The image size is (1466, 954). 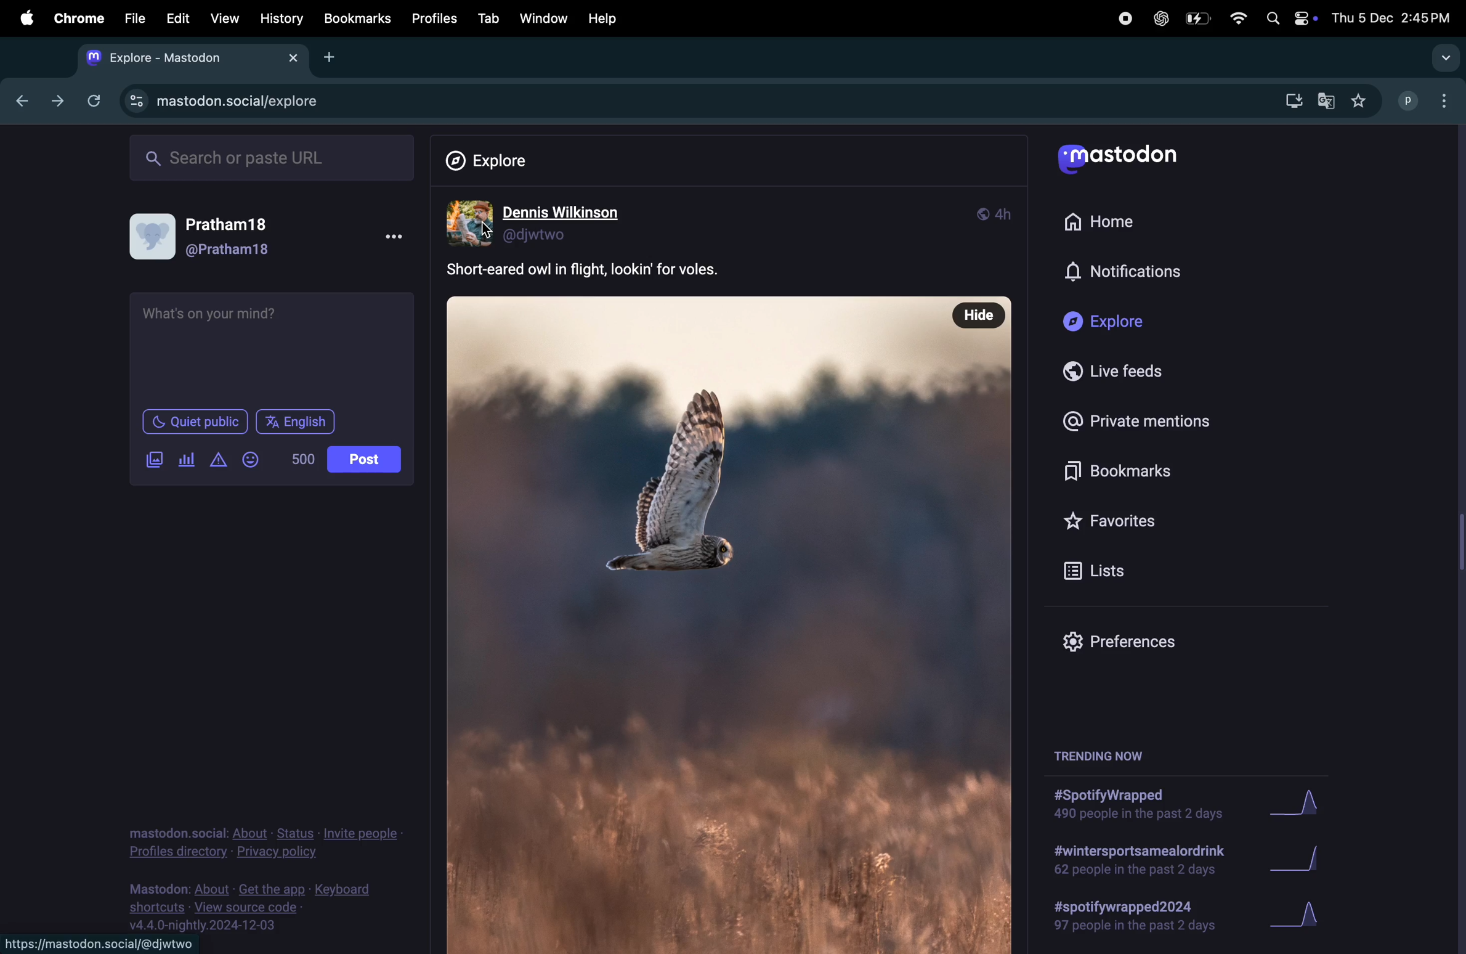 I want to click on private mentions, so click(x=1142, y=423).